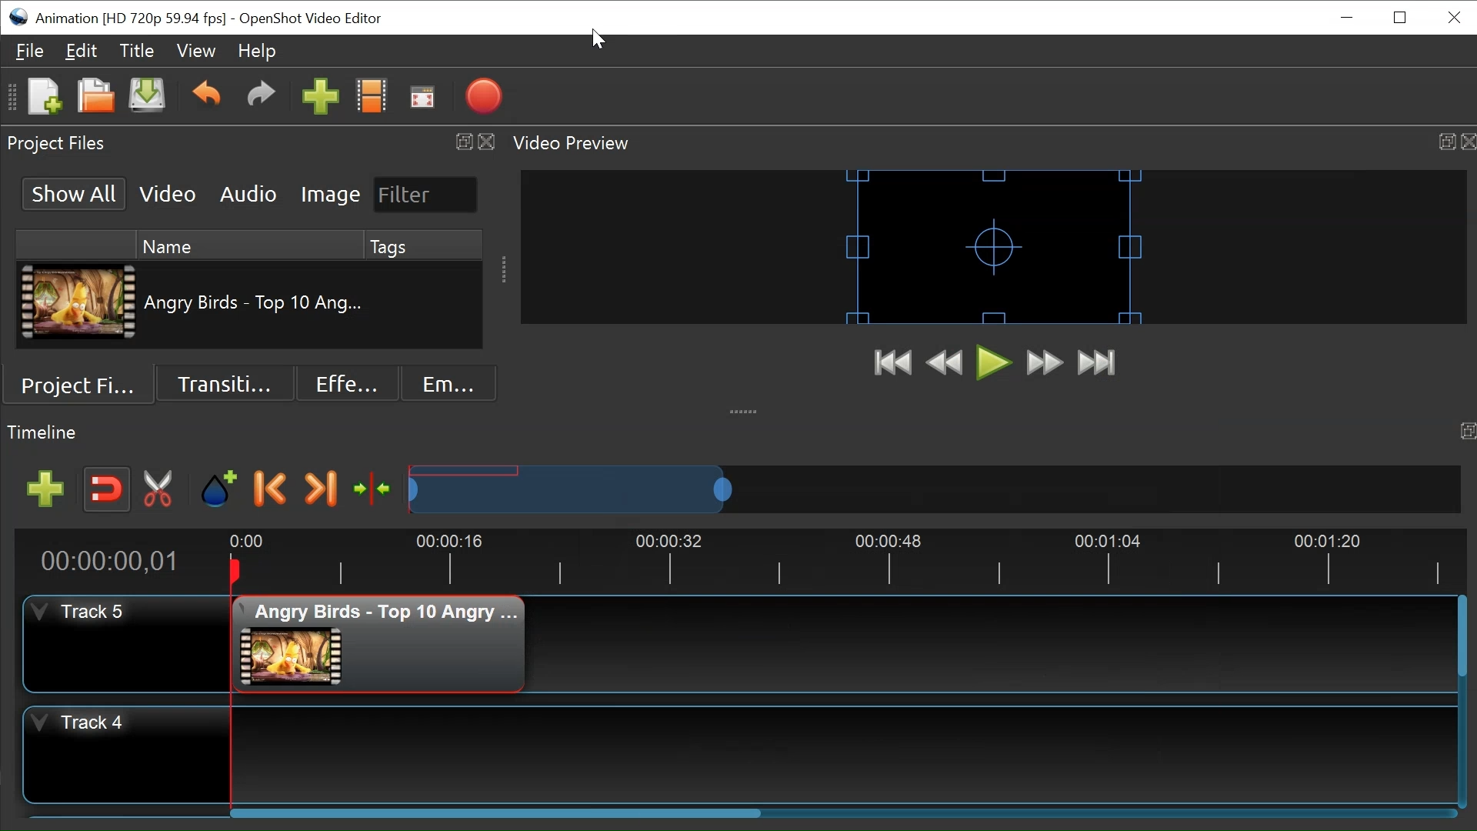 Image resolution: width=1477 pixels, height=831 pixels. Describe the element at coordinates (423, 194) in the screenshot. I see `Filter` at that location.